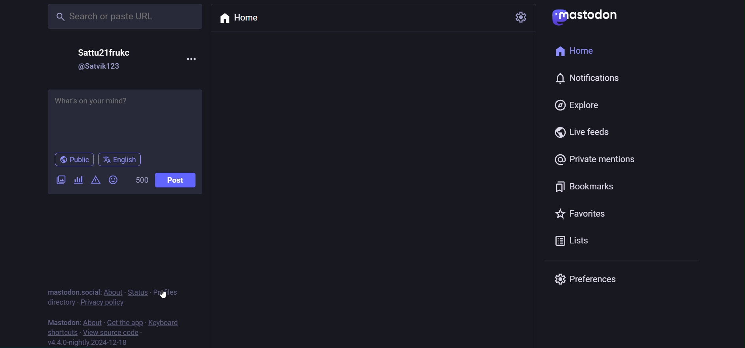 This screenshot has width=745, height=348. Describe the element at coordinates (194, 58) in the screenshot. I see `more` at that location.